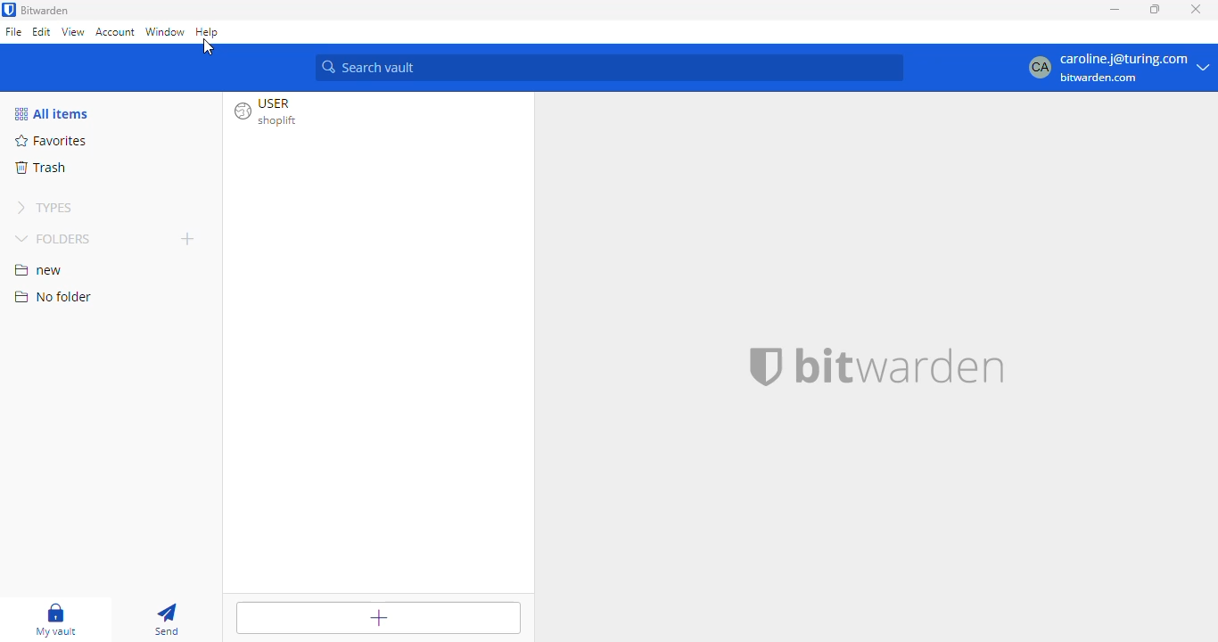  I want to click on all items, so click(51, 113).